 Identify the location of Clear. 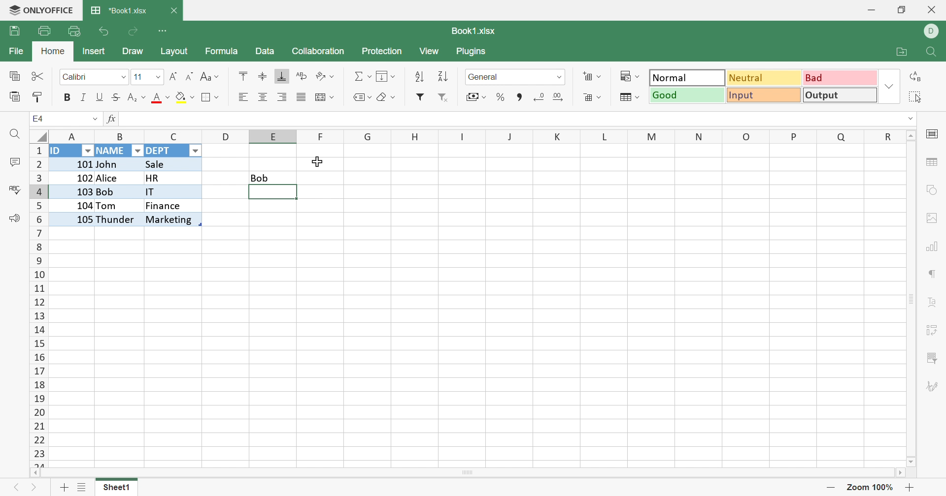
(386, 97).